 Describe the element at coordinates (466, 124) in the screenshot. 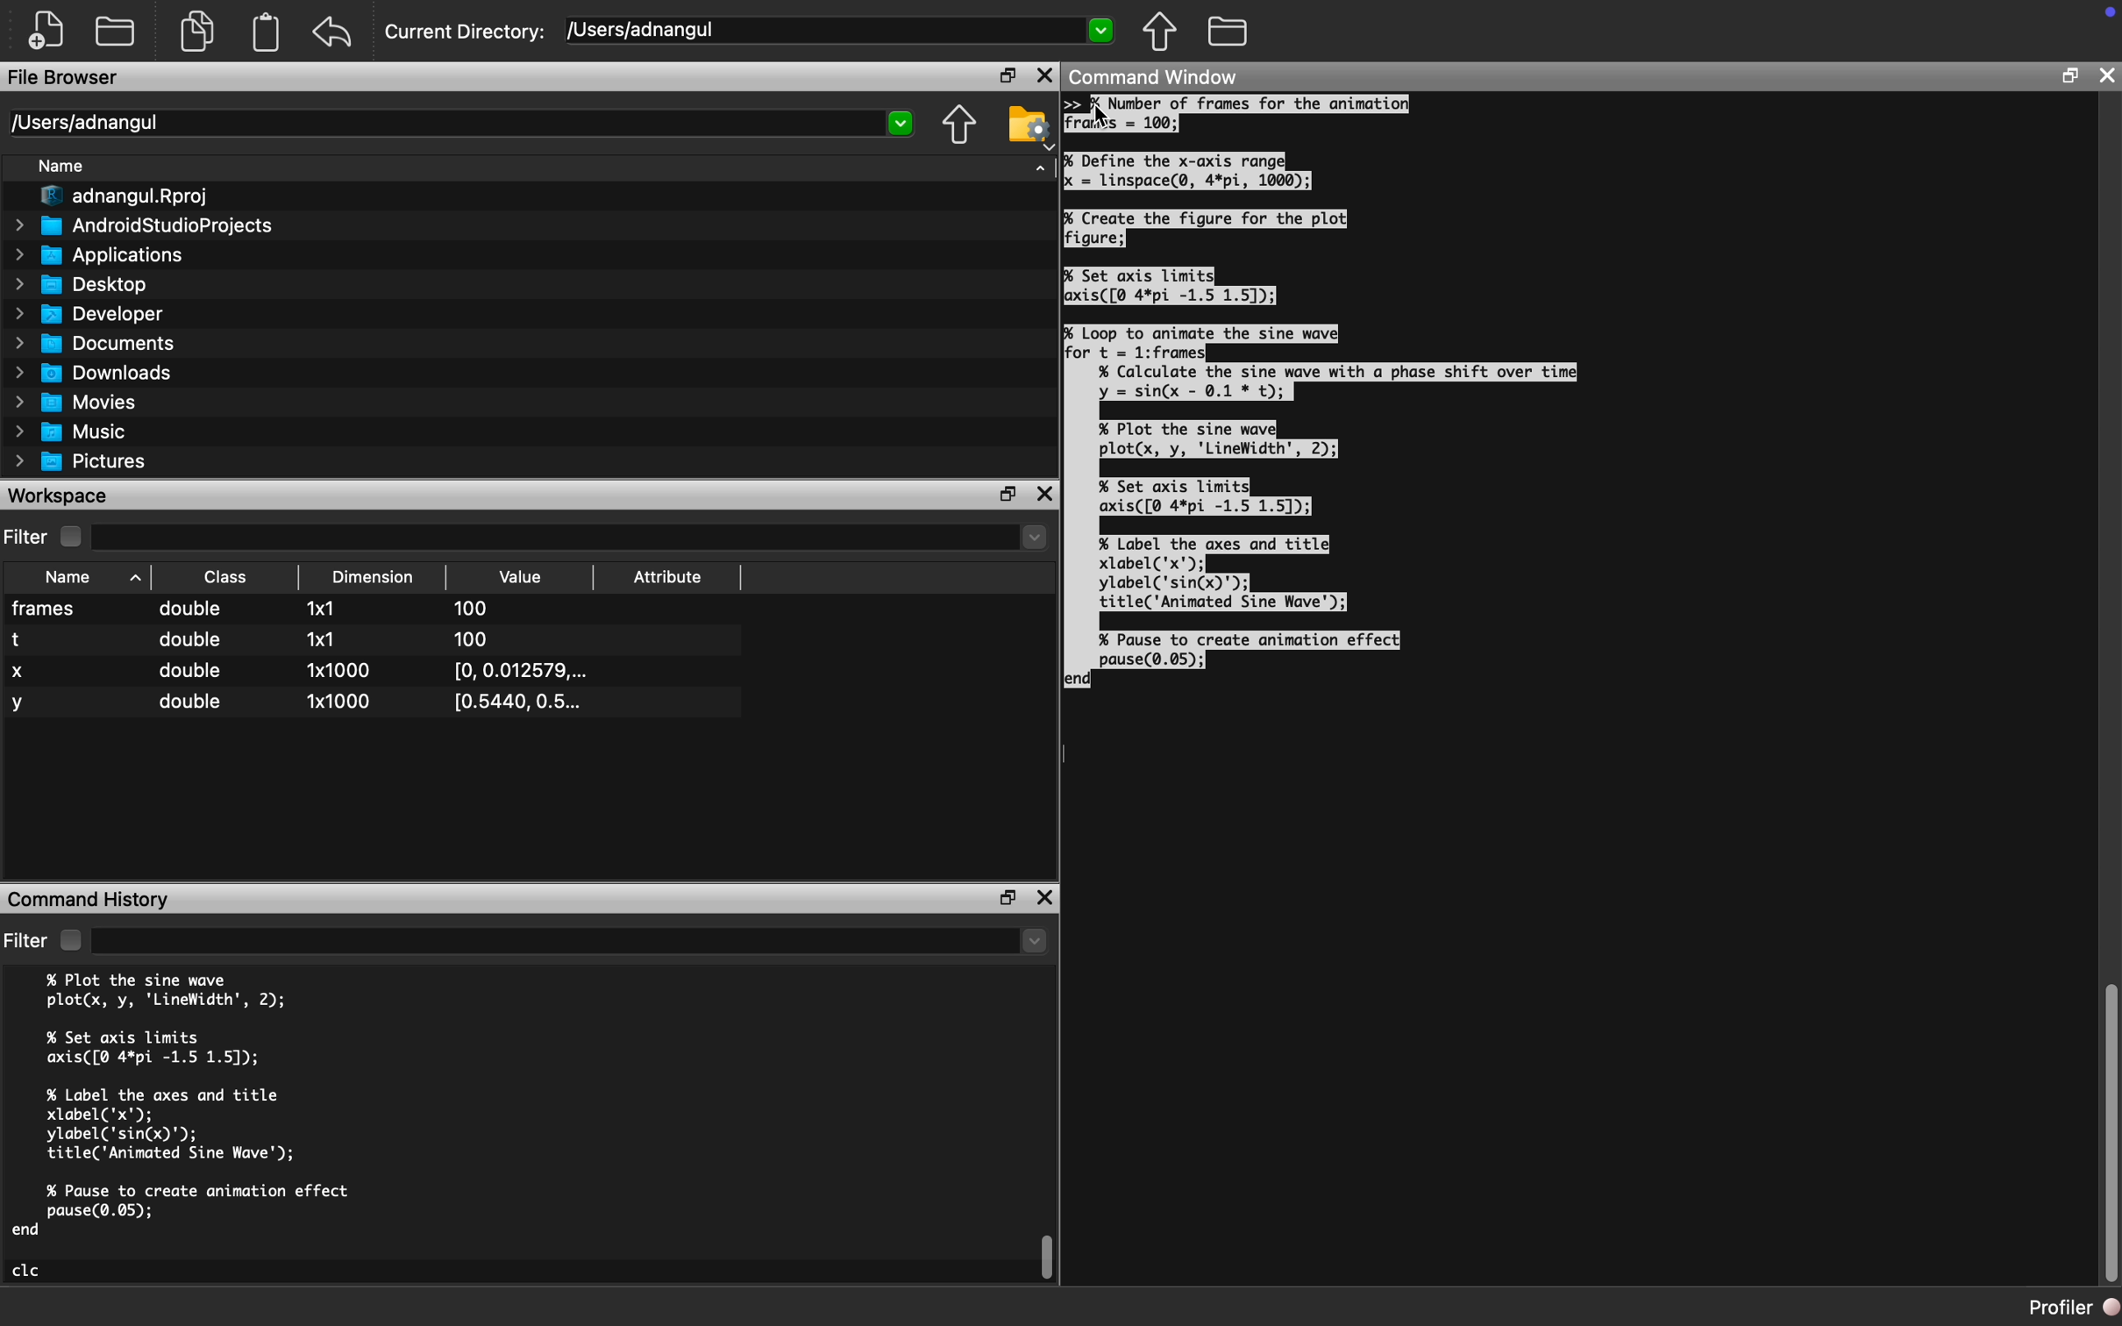

I see `/Users/adnangul 2` at that location.